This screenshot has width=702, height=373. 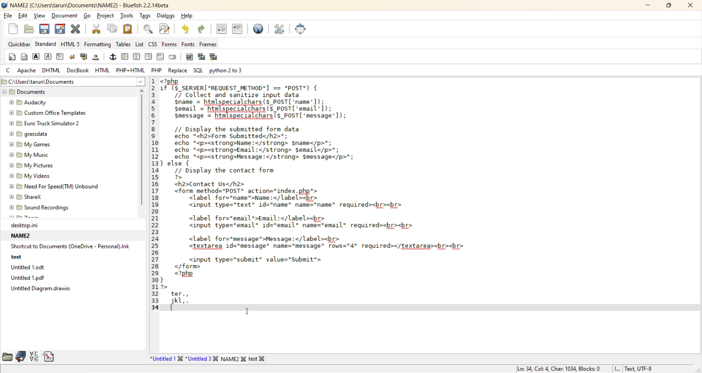 What do you see at coordinates (21, 357) in the screenshot?
I see `bookmarks` at bounding box center [21, 357].